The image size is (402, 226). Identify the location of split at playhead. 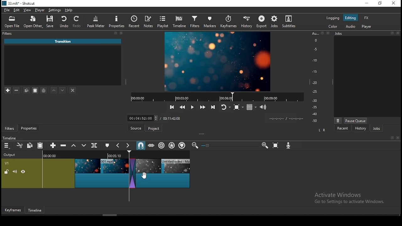
(95, 146).